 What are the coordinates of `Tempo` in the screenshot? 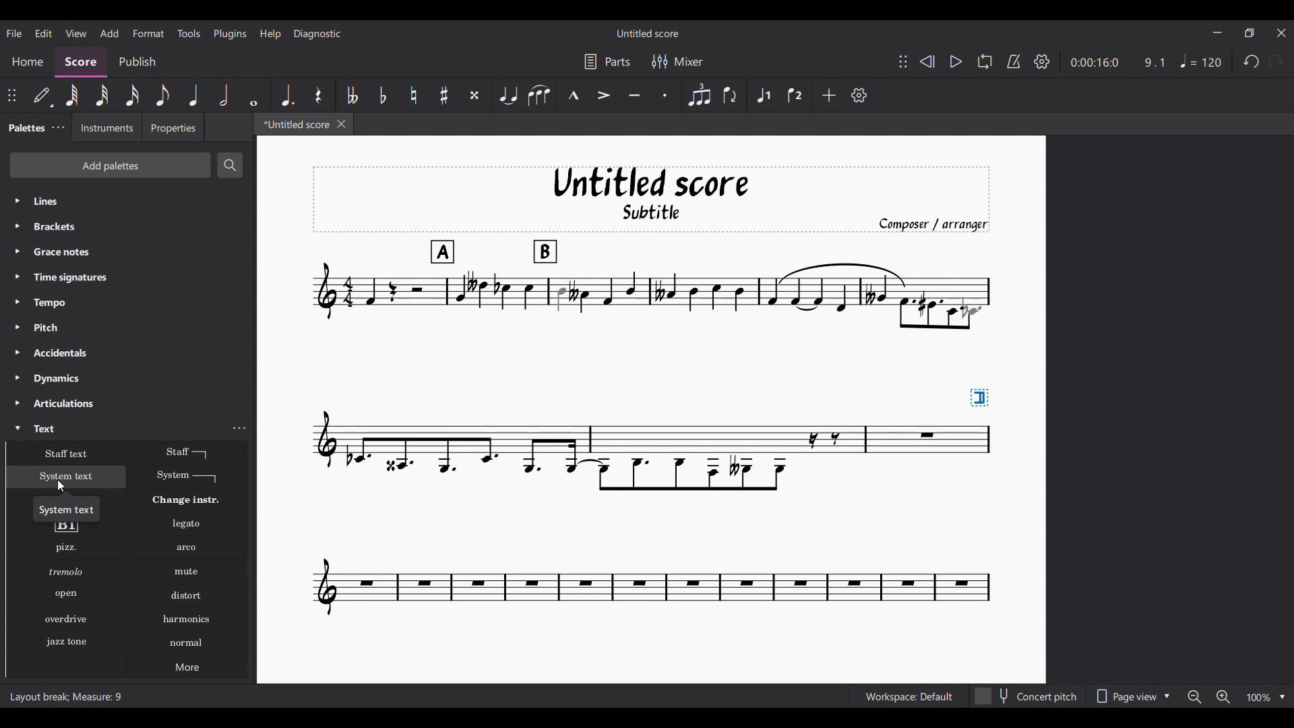 It's located at (1201, 61).